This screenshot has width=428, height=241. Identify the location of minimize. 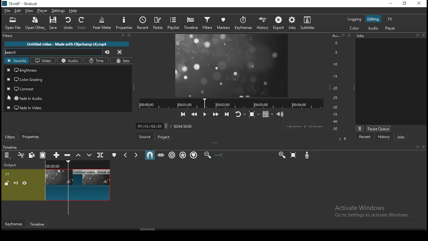
(391, 4).